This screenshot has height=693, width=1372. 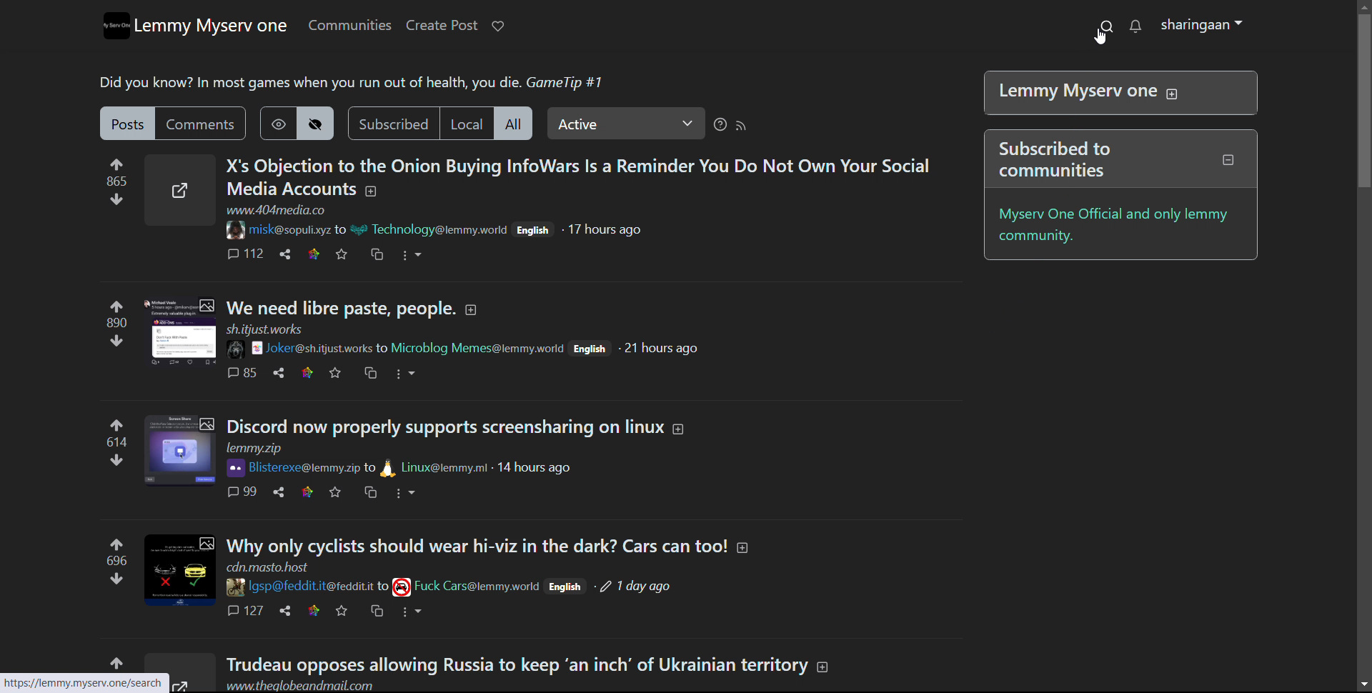 What do you see at coordinates (307, 373) in the screenshot?
I see `link` at bounding box center [307, 373].